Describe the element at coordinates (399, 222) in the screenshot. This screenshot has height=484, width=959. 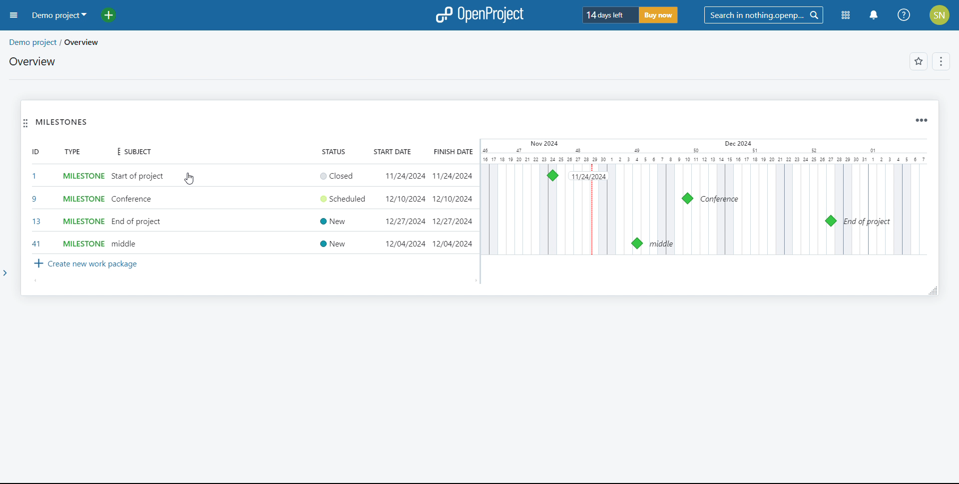
I see `12/27/2024` at that location.